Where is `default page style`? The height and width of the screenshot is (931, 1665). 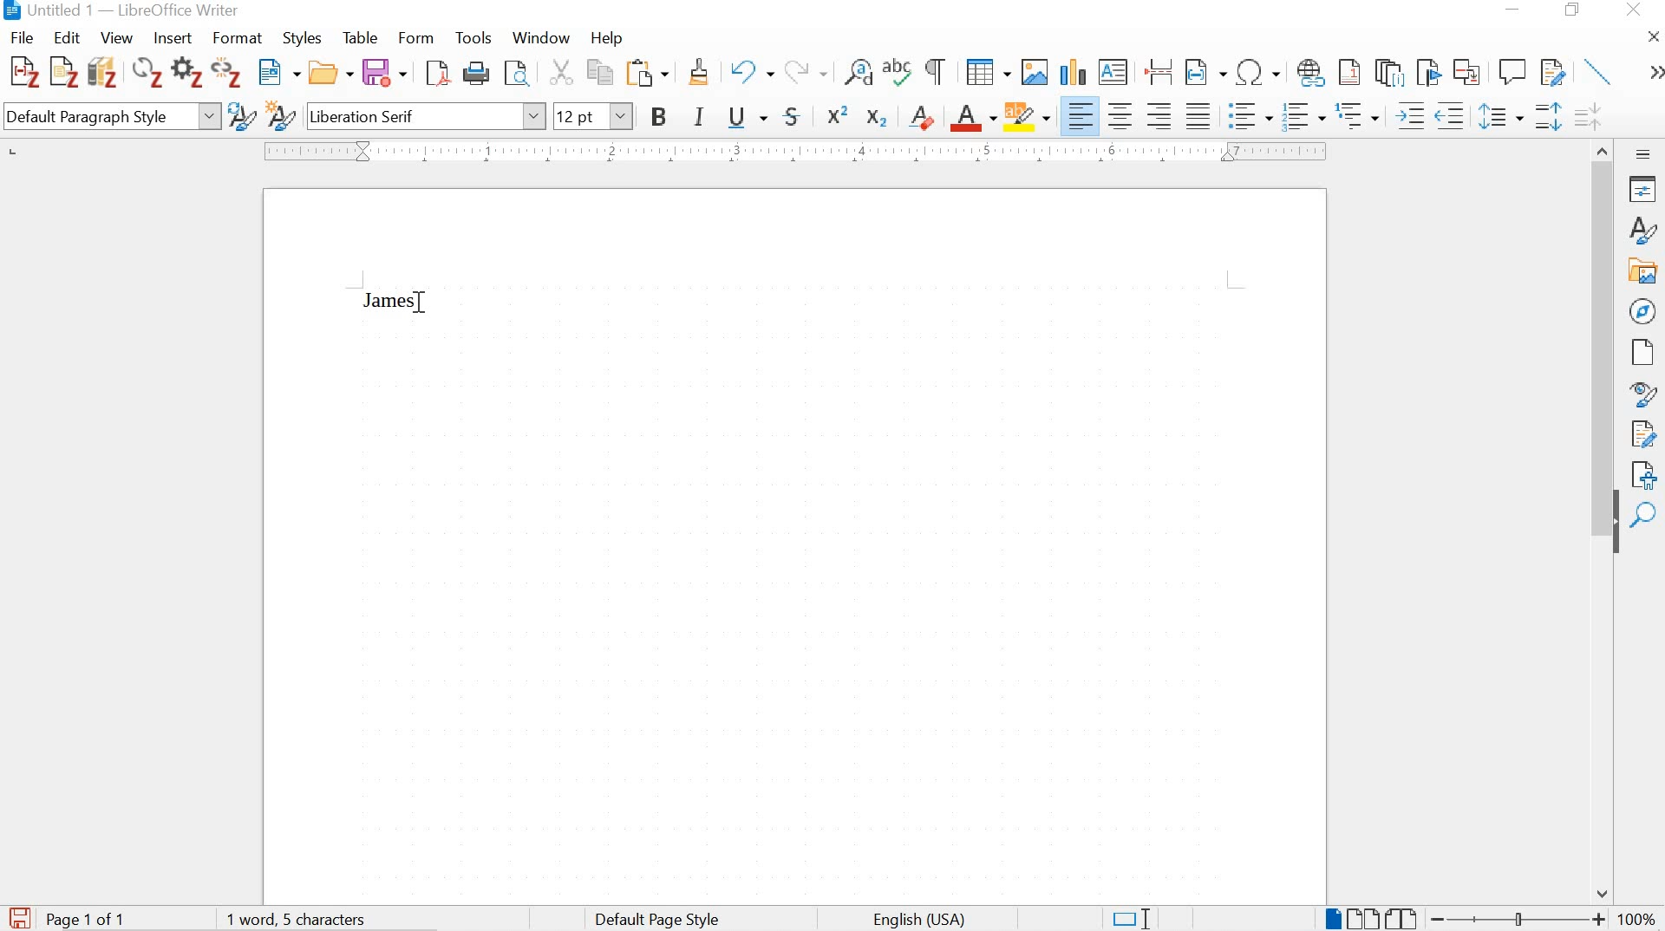 default page style is located at coordinates (661, 919).